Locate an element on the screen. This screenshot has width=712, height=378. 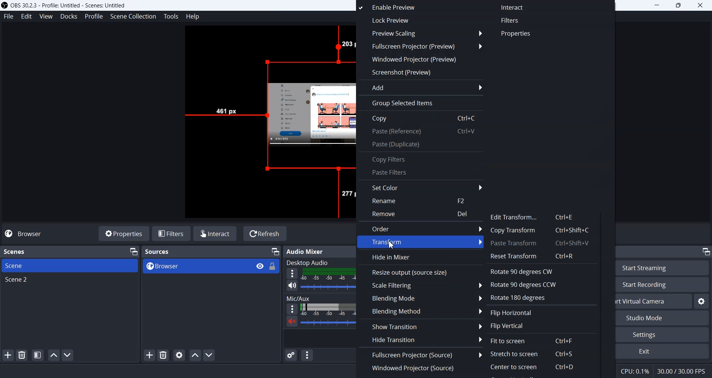
Remove selected sources is located at coordinates (163, 355).